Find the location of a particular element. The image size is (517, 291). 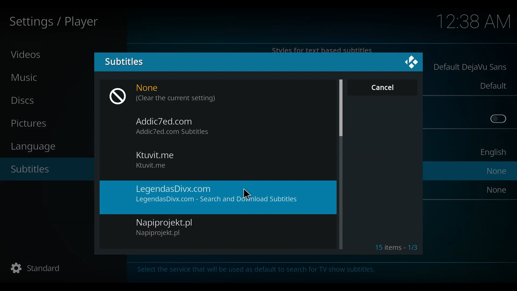

Select the service that will be used as default to search for TV show subtitles. is located at coordinates (267, 272).